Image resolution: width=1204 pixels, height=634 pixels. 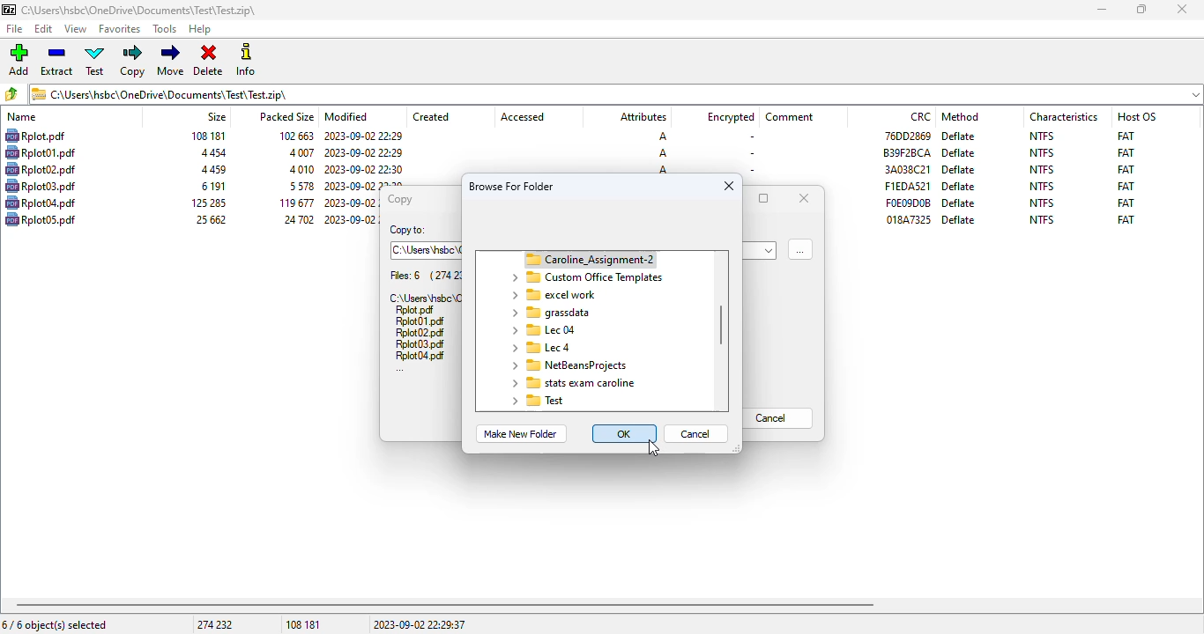 I want to click on packed size, so click(x=300, y=169).